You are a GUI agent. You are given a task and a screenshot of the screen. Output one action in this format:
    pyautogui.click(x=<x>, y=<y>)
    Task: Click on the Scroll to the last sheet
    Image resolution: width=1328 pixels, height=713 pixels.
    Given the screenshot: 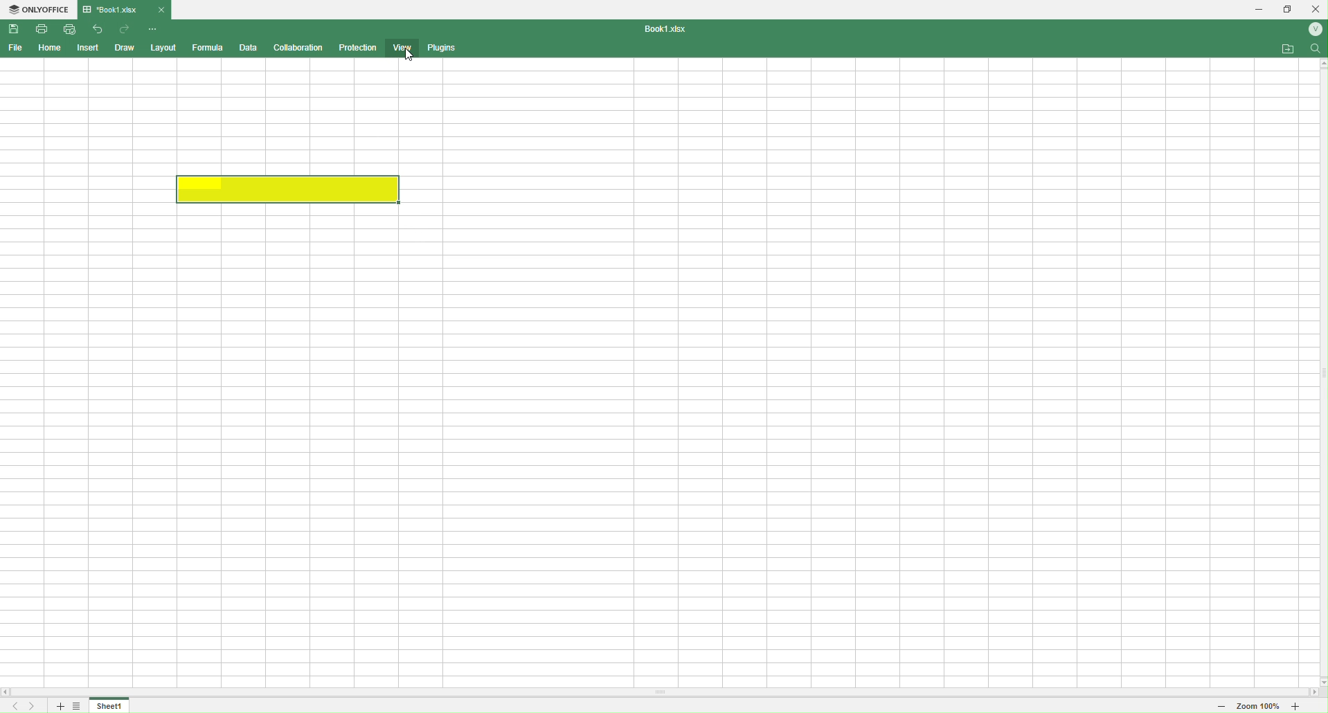 What is the action you would take?
    pyautogui.click(x=34, y=706)
    